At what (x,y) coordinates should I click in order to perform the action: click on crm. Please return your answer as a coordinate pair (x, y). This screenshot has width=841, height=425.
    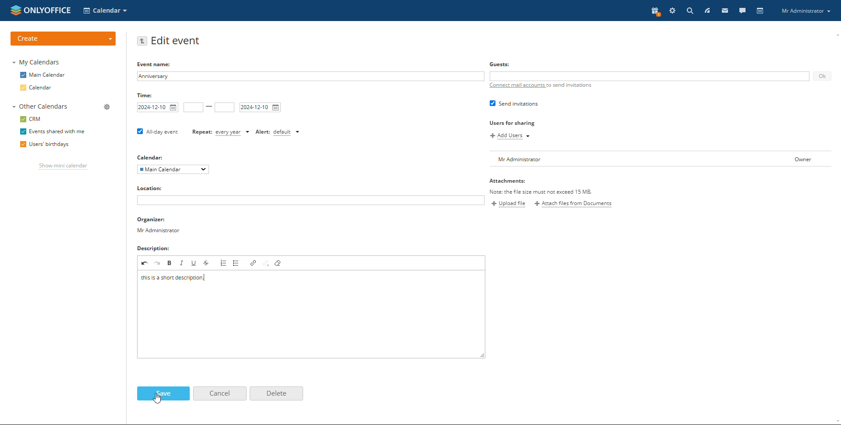
    Looking at the image, I should click on (31, 120).